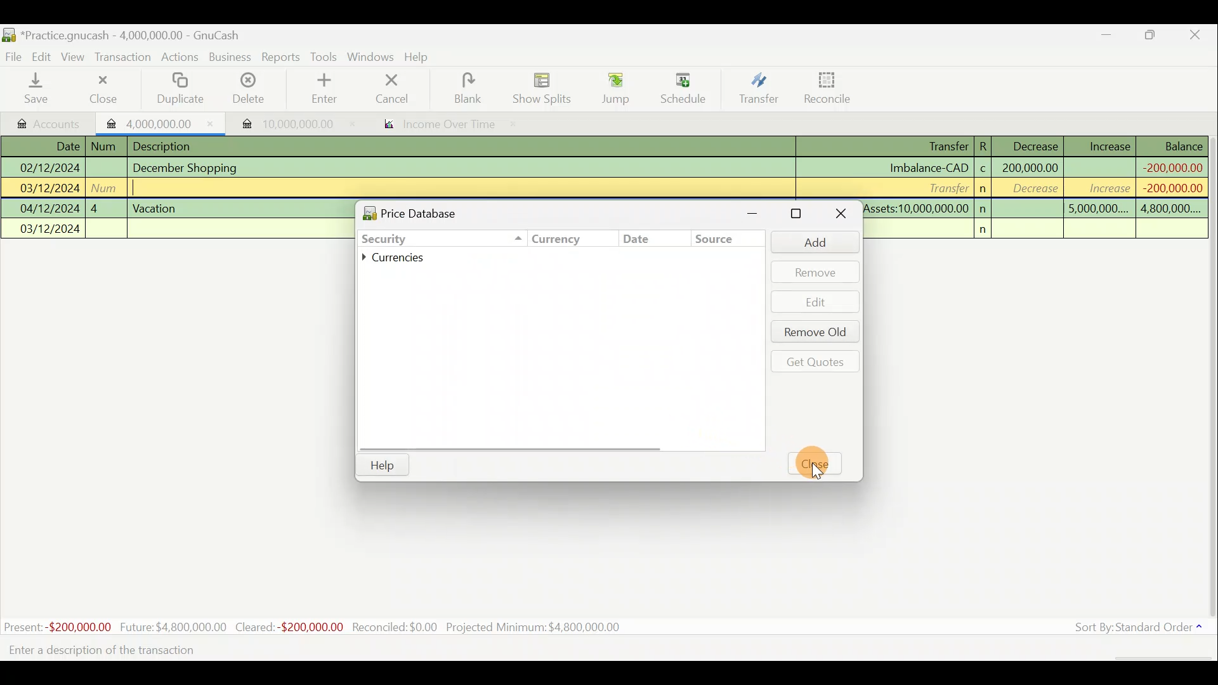  What do you see at coordinates (987, 230) in the screenshot?
I see `n` at bounding box center [987, 230].